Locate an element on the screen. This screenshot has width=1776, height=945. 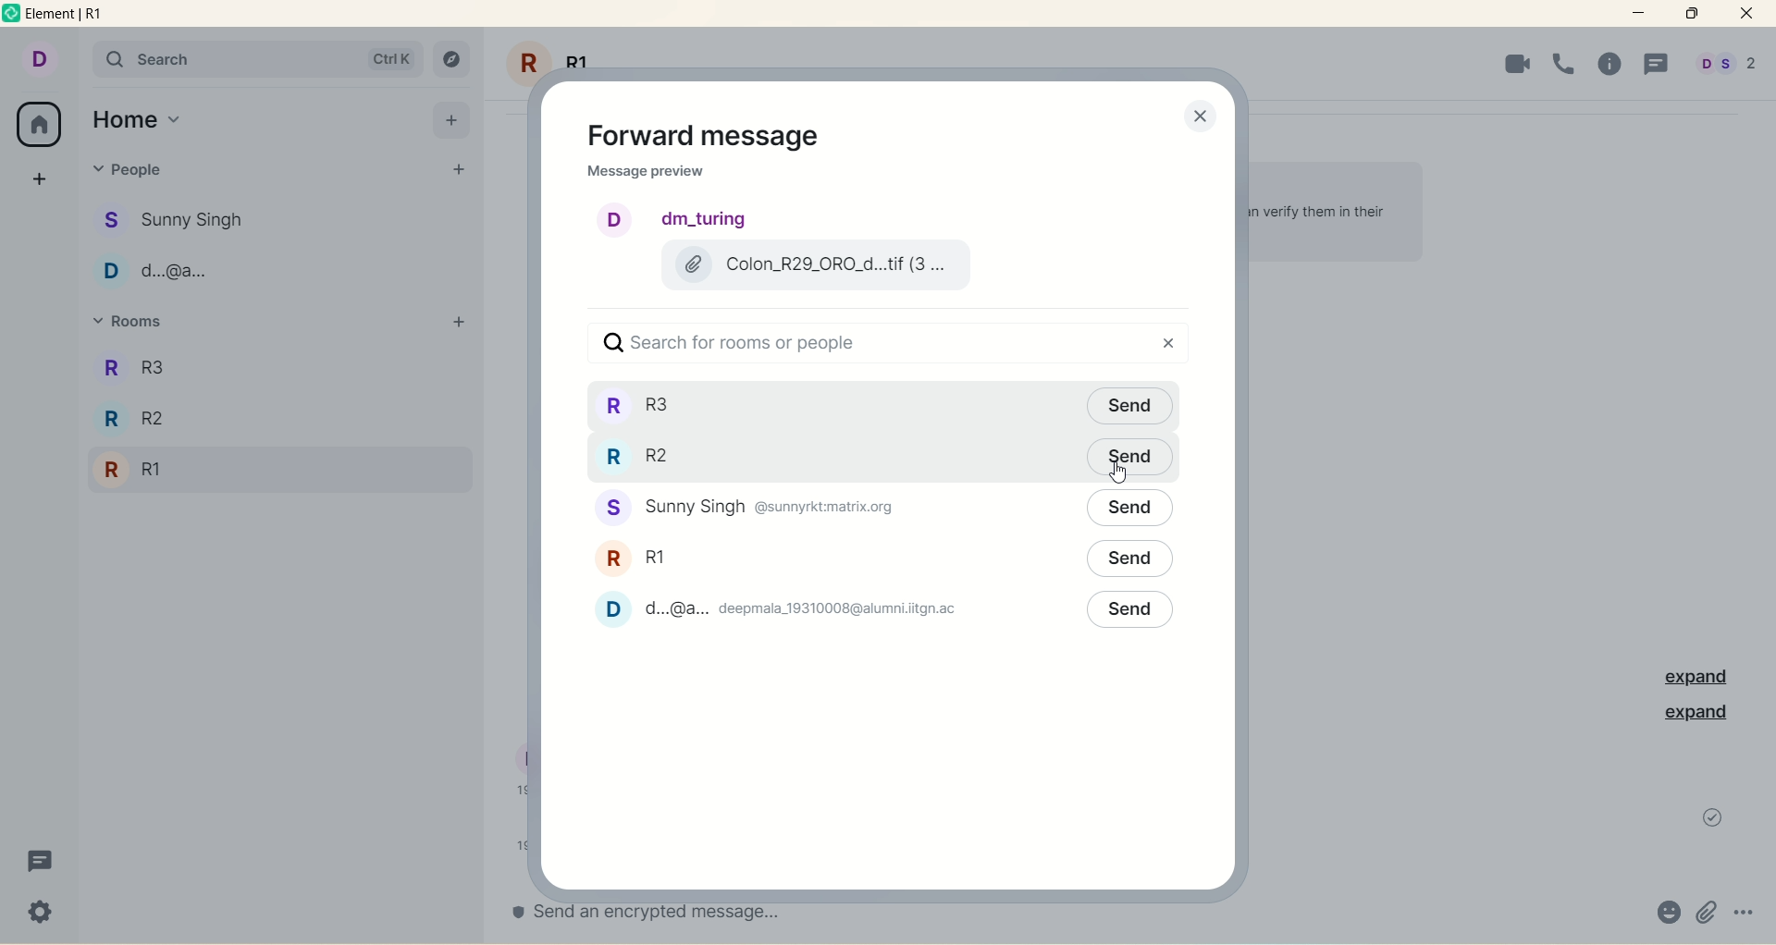
people is located at coordinates (1725, 67).